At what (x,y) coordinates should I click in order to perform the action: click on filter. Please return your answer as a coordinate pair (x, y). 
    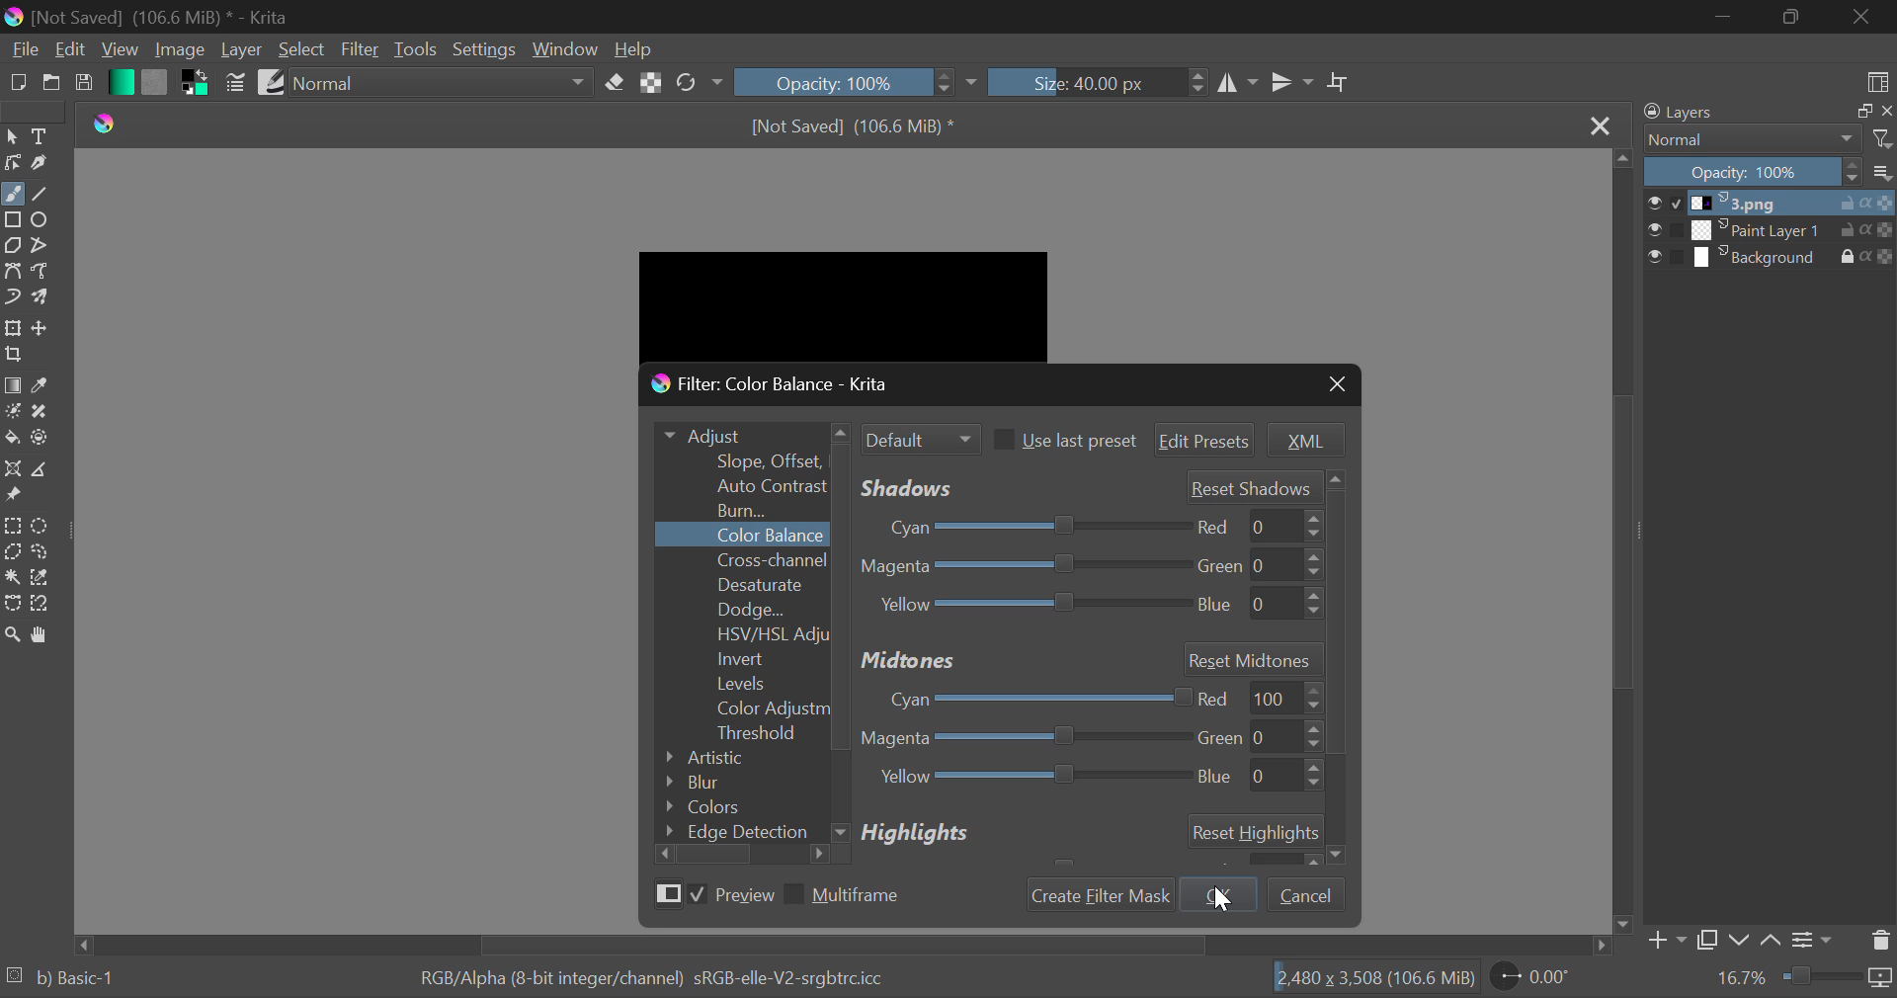
    Looking at the image, I should click on (1879, 137).